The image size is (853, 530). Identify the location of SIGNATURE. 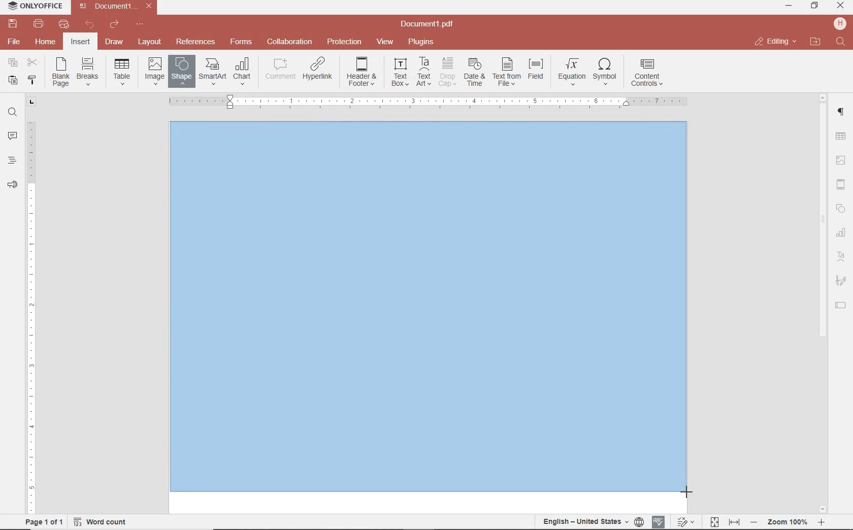
(841, 281).